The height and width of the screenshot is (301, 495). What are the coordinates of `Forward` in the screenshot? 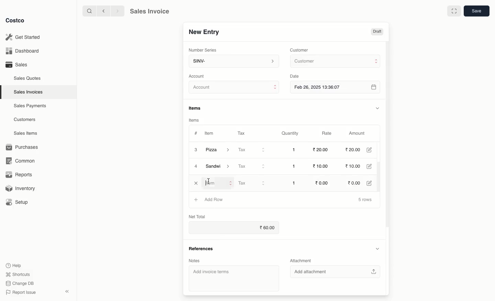 It's located at (117, 11).